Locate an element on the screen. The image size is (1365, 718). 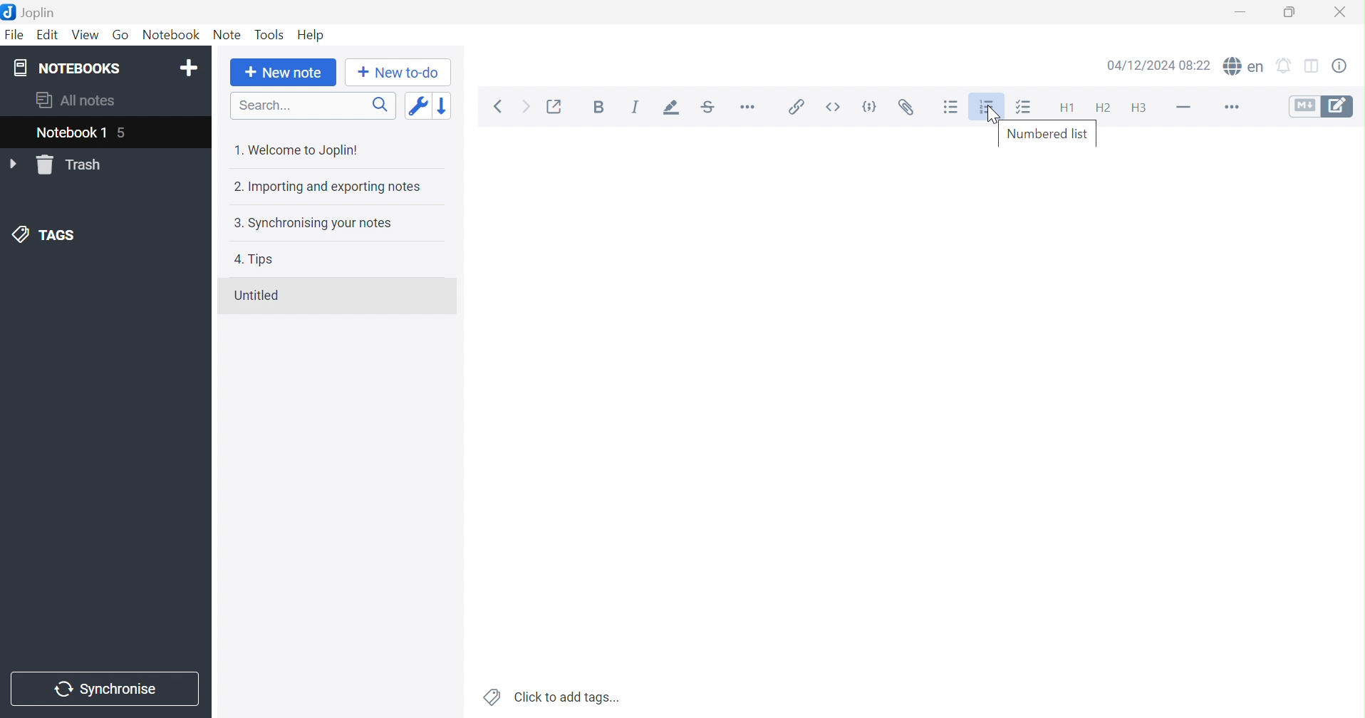
Back is located at coordinates (502, 107).